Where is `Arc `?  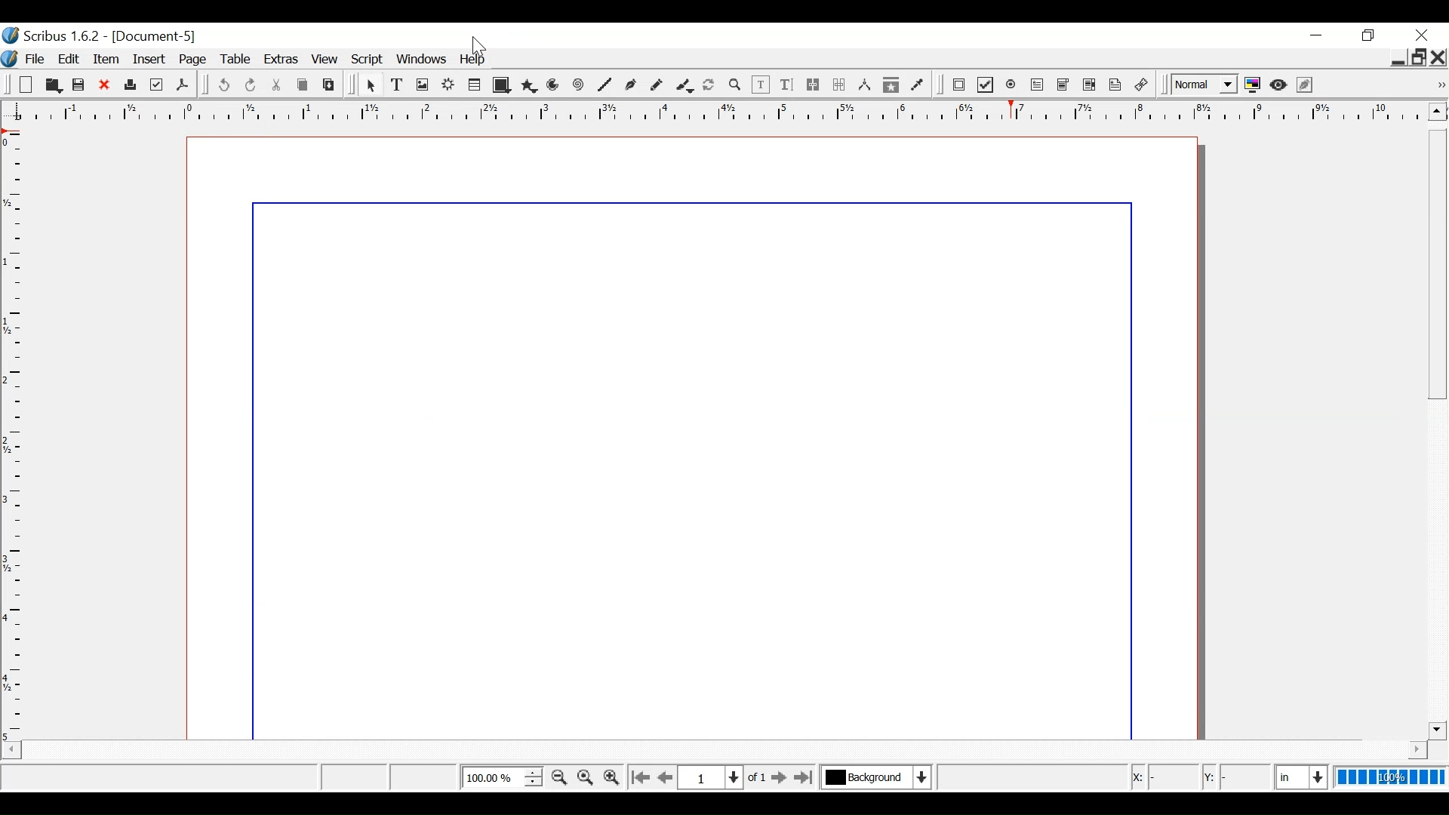 Arc  is located at coordinates (554, 85).